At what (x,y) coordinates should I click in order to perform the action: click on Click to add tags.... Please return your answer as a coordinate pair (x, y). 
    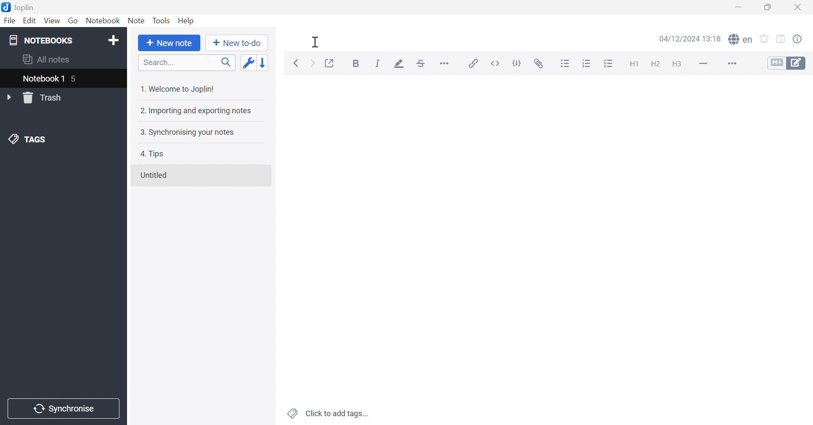
    Looking at the image, I should click on (328, 413).